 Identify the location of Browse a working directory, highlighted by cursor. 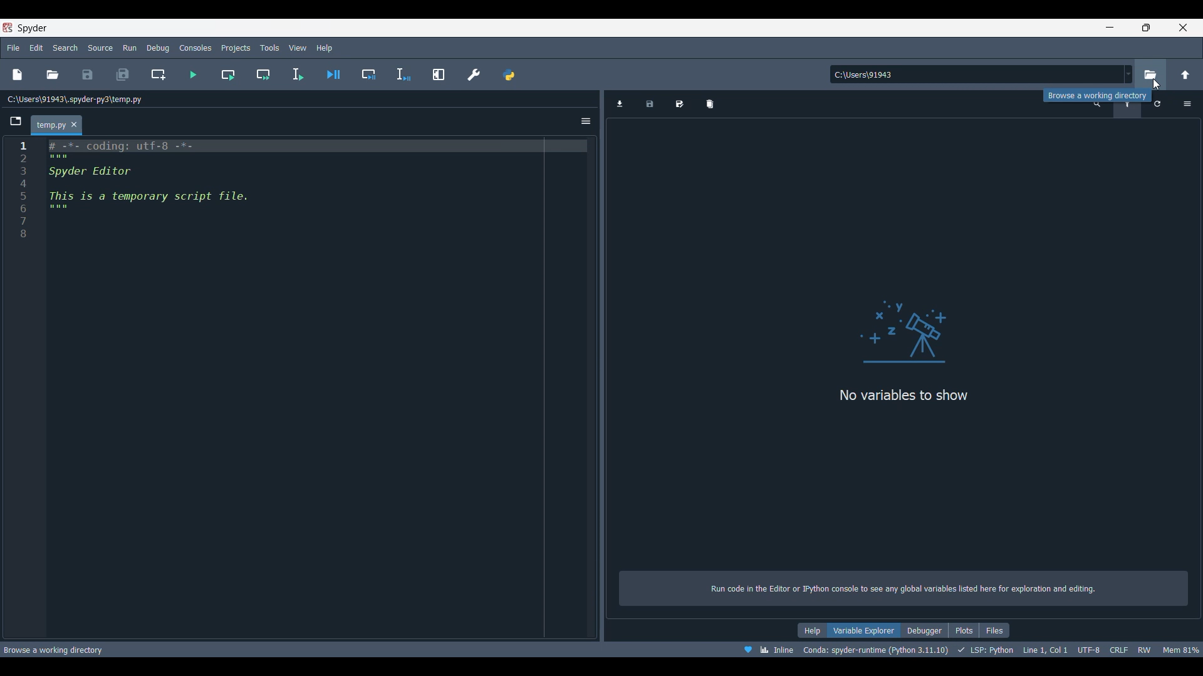
(1151, 73).